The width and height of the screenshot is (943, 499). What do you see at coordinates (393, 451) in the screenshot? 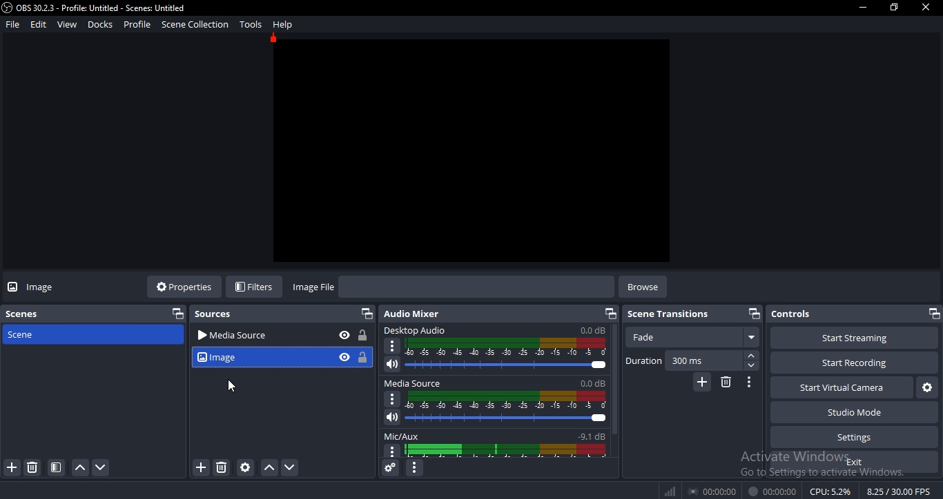
I see `options` at bounding box center [393, 451].